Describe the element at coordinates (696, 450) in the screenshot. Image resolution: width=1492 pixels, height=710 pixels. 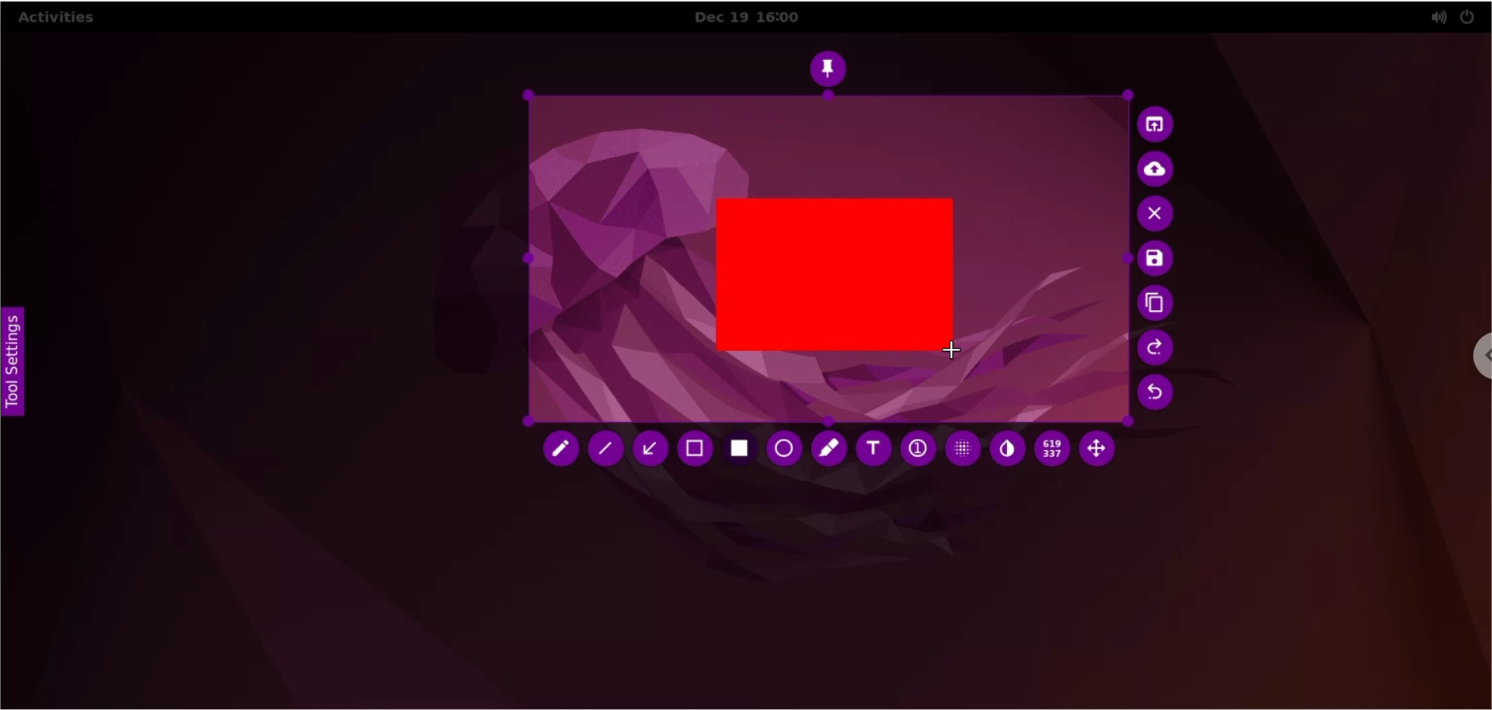
I see `retangle tool` at that location.